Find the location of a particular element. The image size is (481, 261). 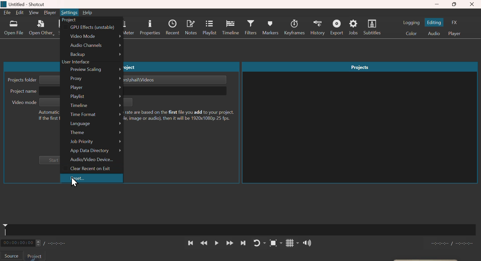

project name is located at coordinates (23, 92).